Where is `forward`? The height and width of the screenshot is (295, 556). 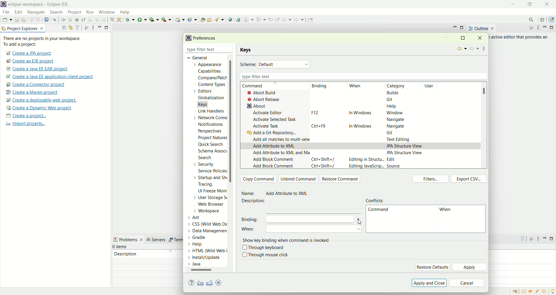 forward is located at coordinates (298, 21).